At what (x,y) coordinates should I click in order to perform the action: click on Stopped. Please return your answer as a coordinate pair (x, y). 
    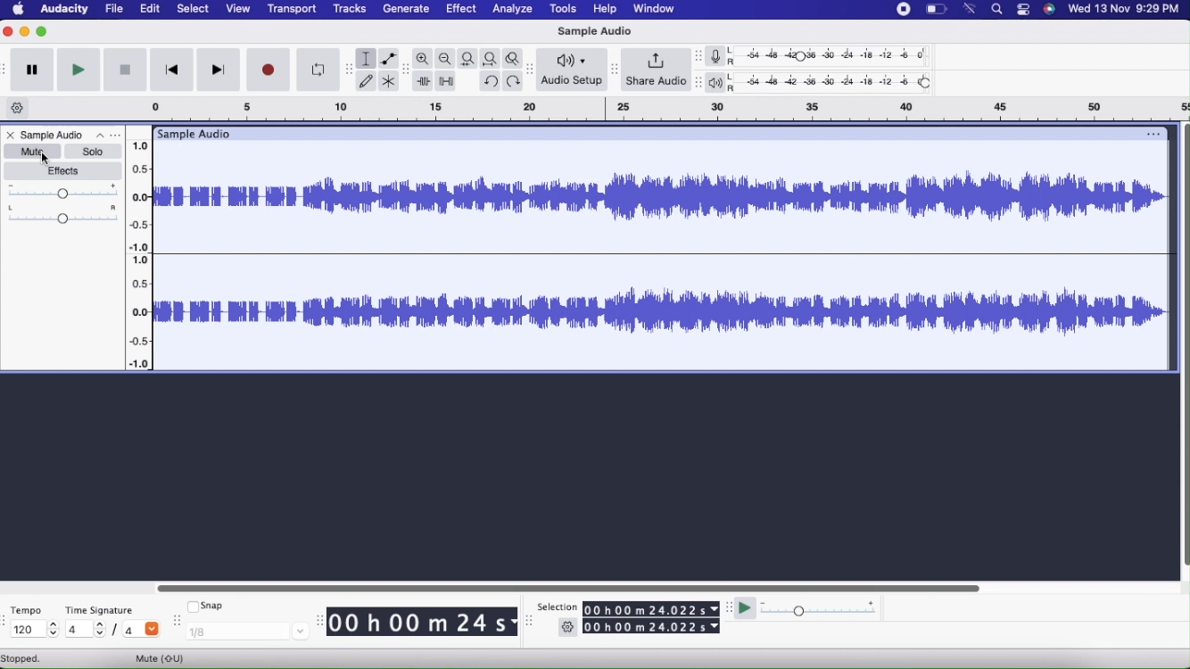
    Looking at the image, I should click on (28, 658).